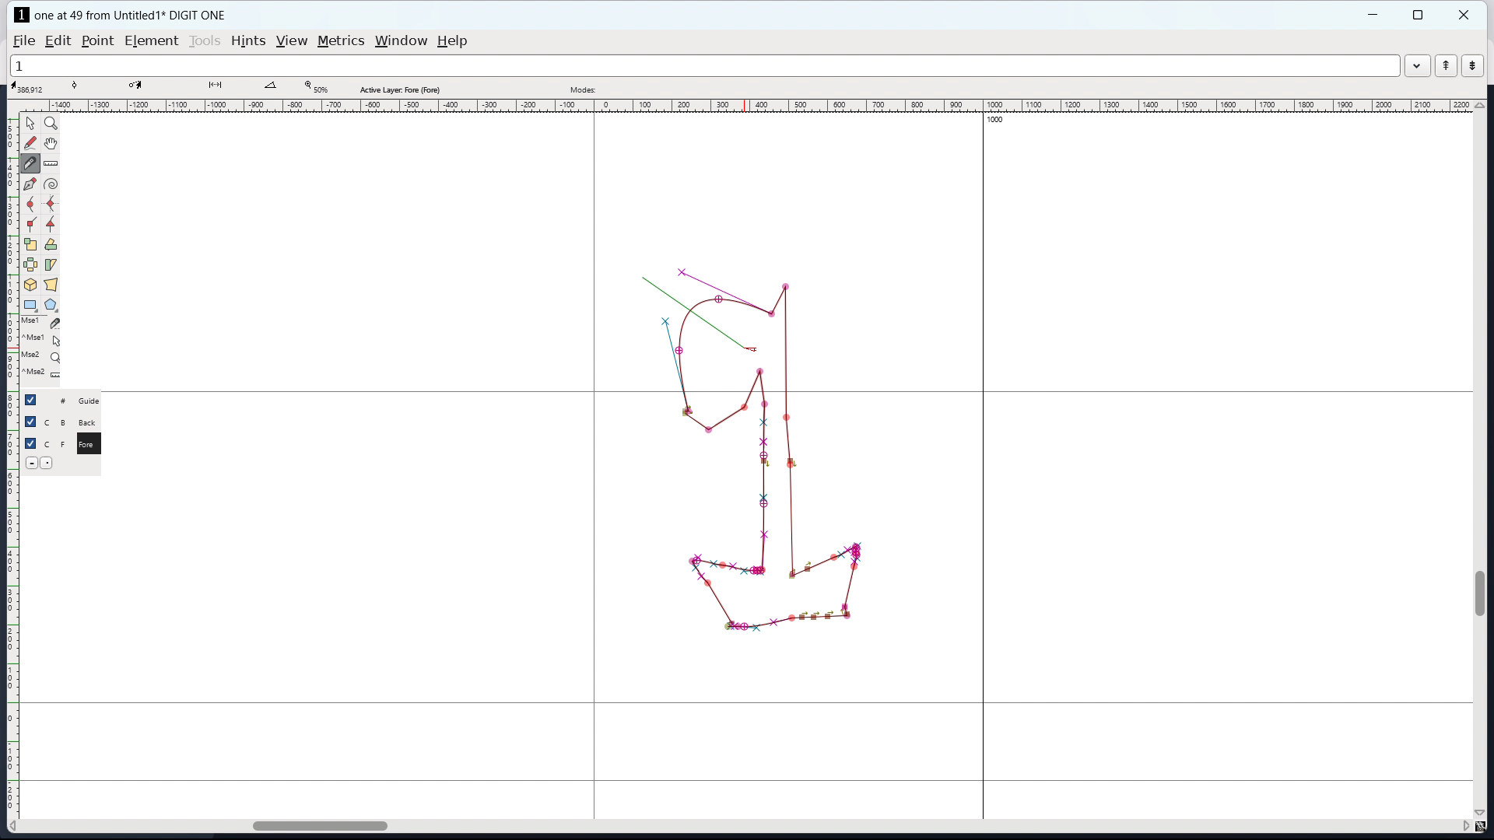 The width and height of the screenshot is (1494, 840). I want to click on element, so click(151, 40).